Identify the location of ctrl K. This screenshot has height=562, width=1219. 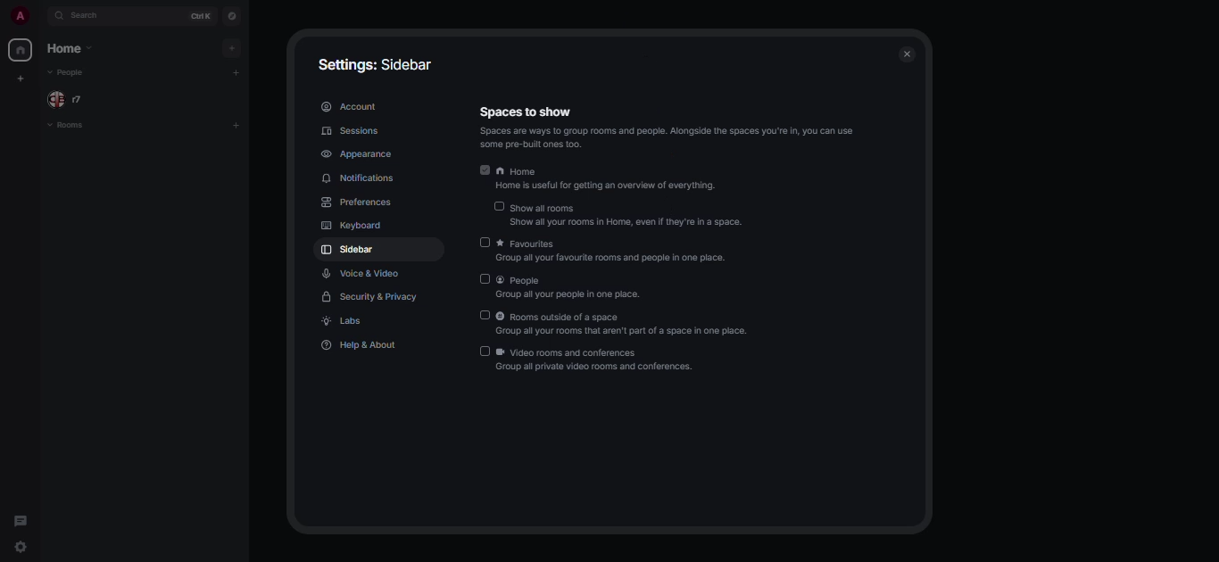
(197, 16).